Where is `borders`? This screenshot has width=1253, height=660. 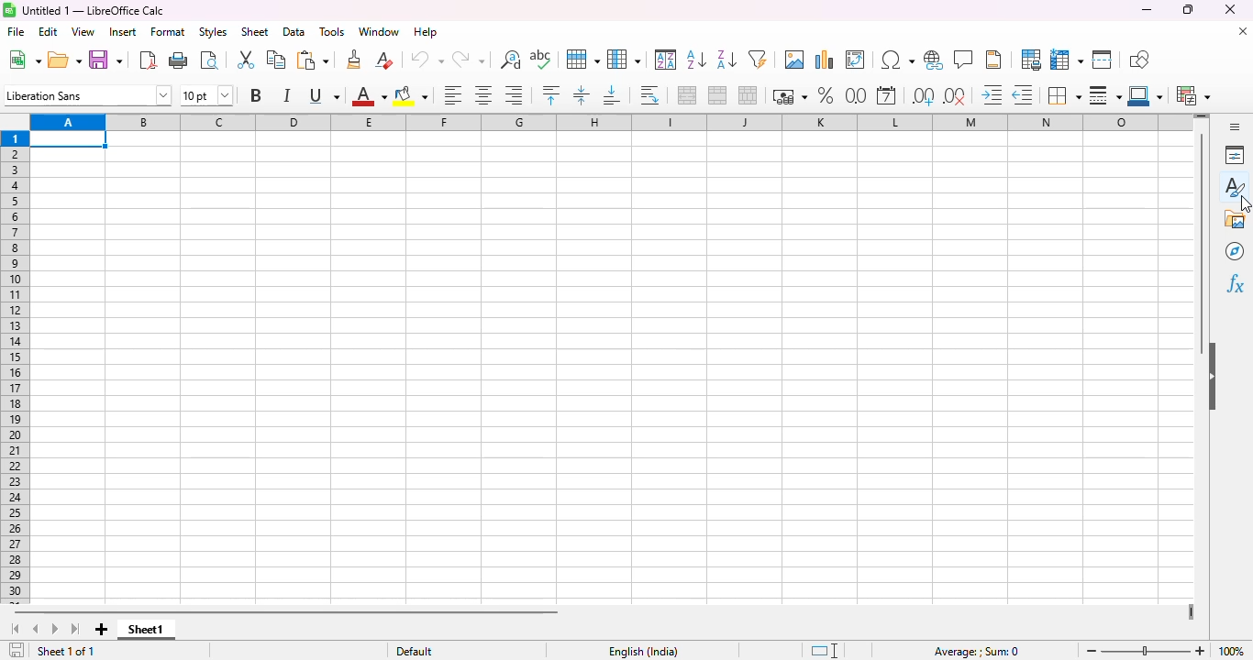
borders is located at coordinates (1063, 94).